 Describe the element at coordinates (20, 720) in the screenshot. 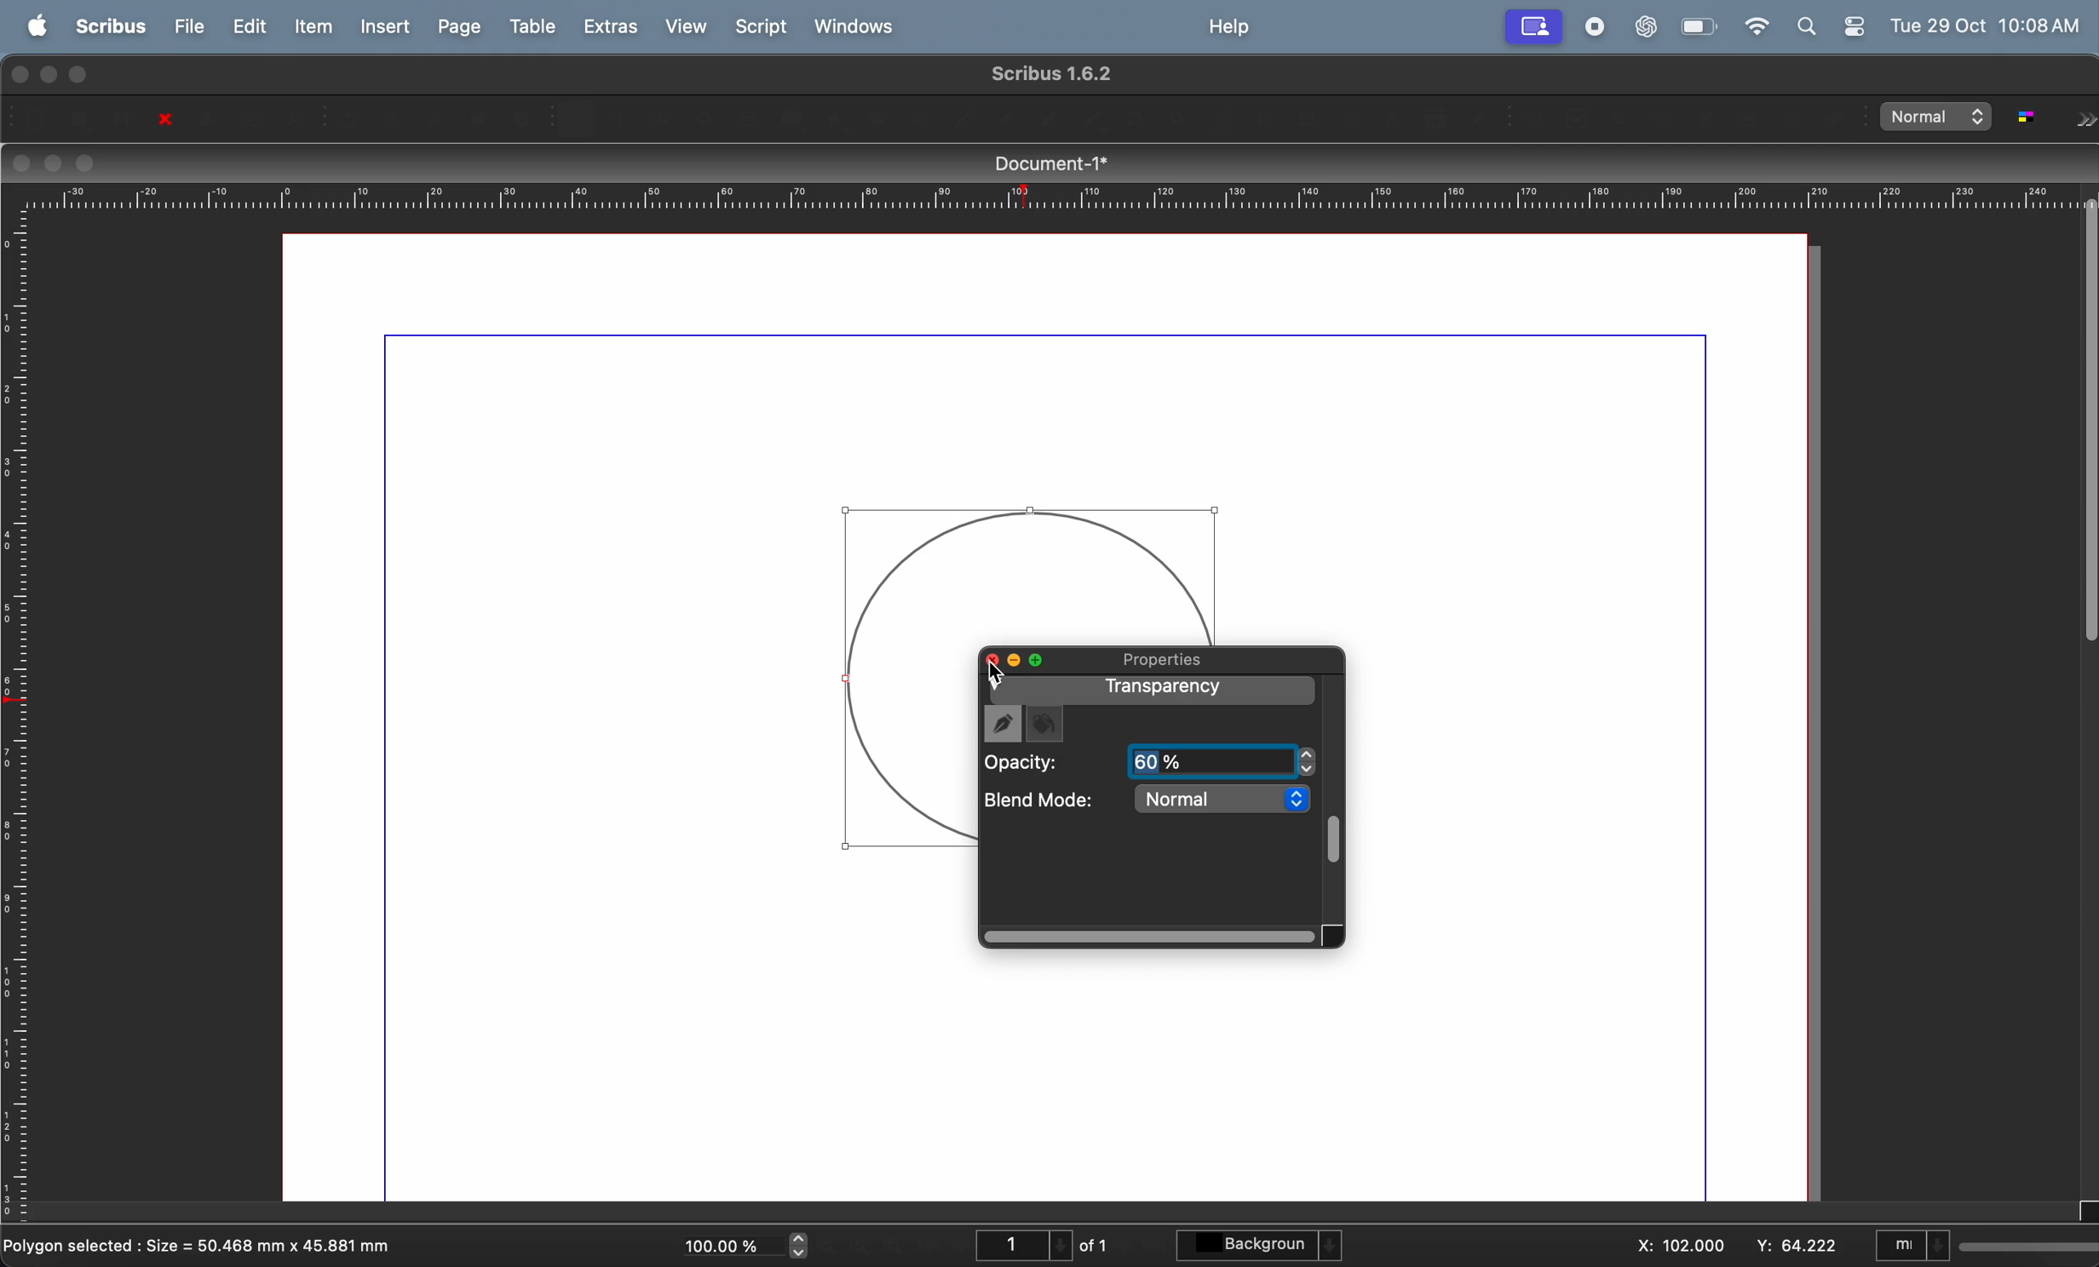

I see `vertical scale` at that location.